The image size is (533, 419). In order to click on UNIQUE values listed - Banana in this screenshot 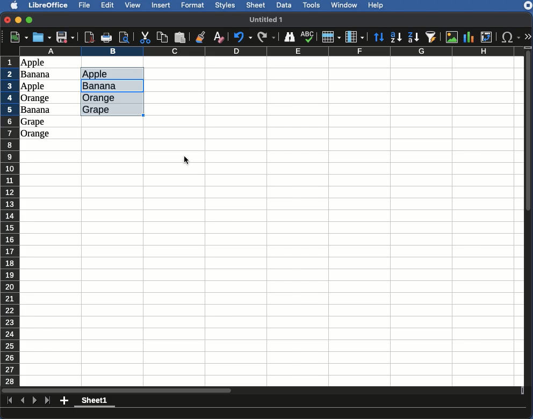, I will do `click(112, 86)`.